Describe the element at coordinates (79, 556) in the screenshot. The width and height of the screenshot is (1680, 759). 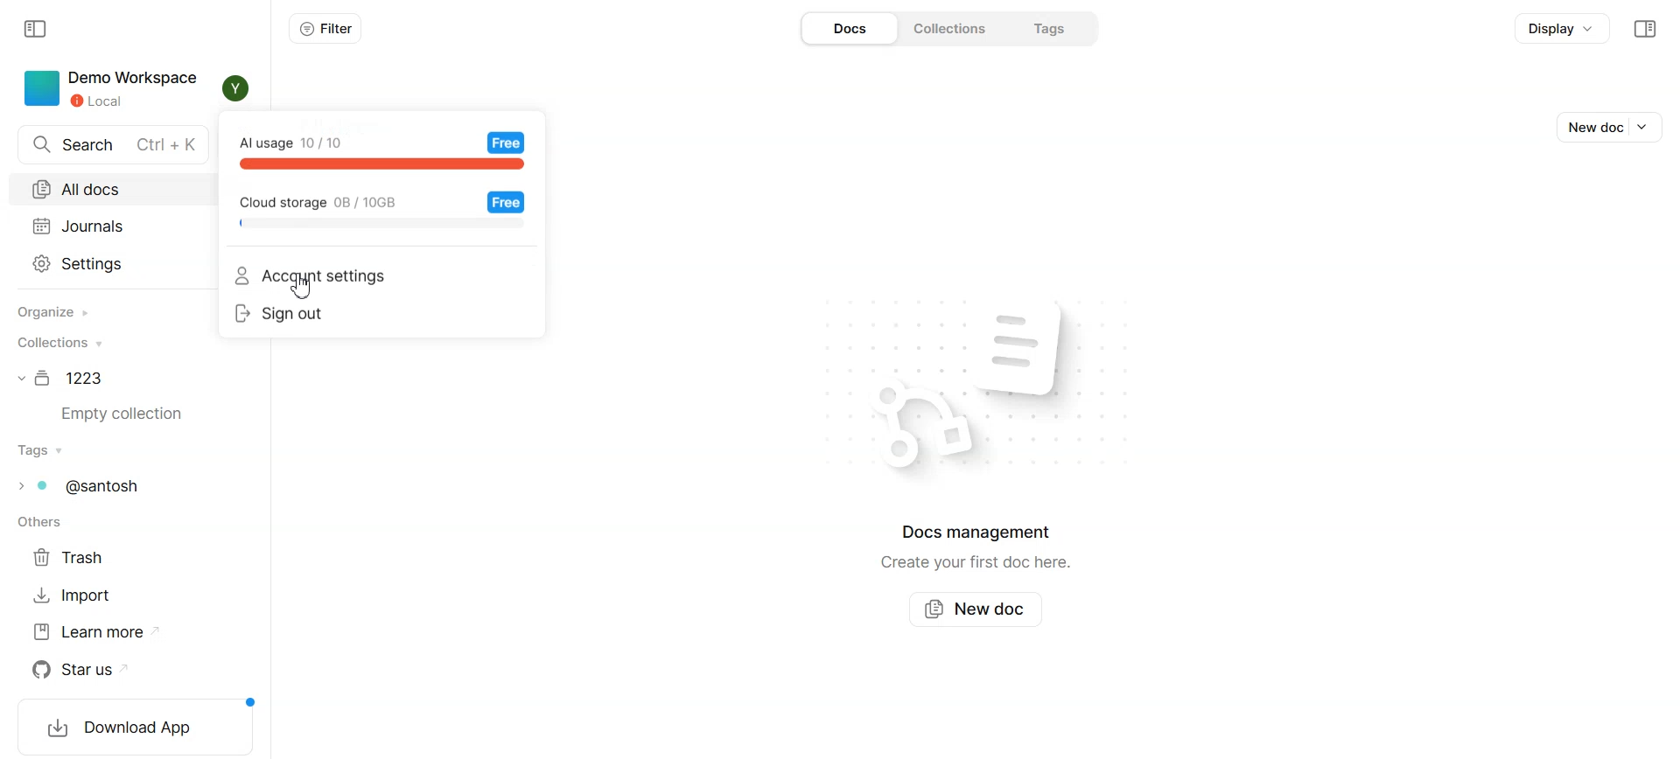
I see `Trash` at that location.